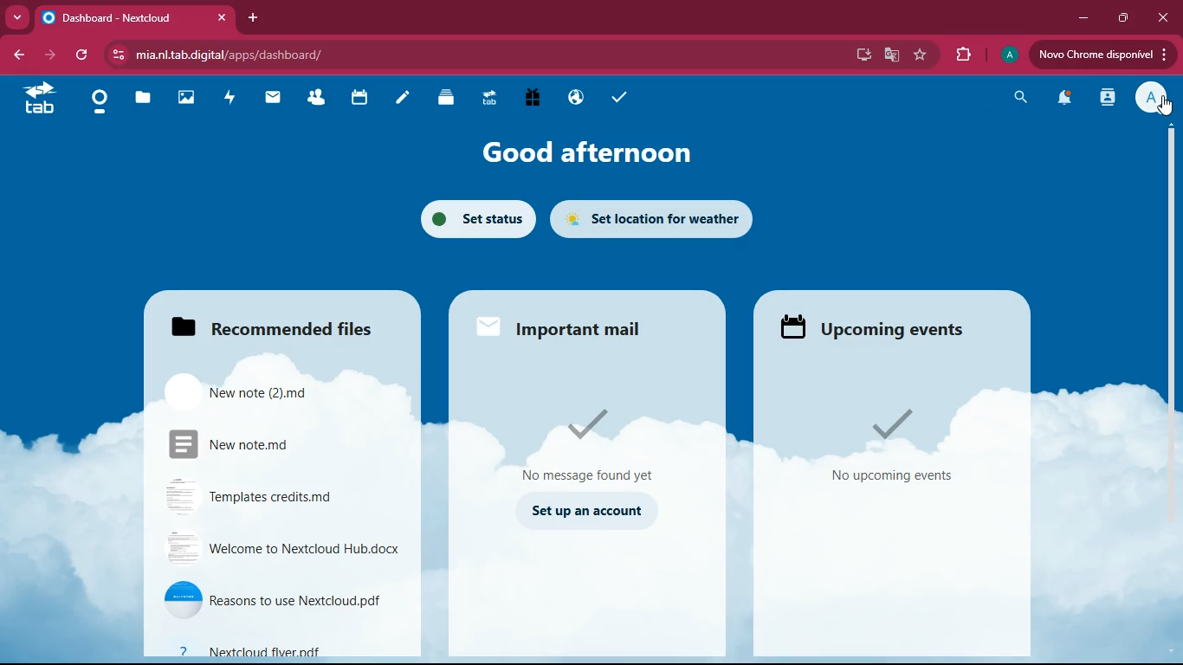 The width and height of the screenshot is (1183, 665). I want to click on notes, so click(397, 100).